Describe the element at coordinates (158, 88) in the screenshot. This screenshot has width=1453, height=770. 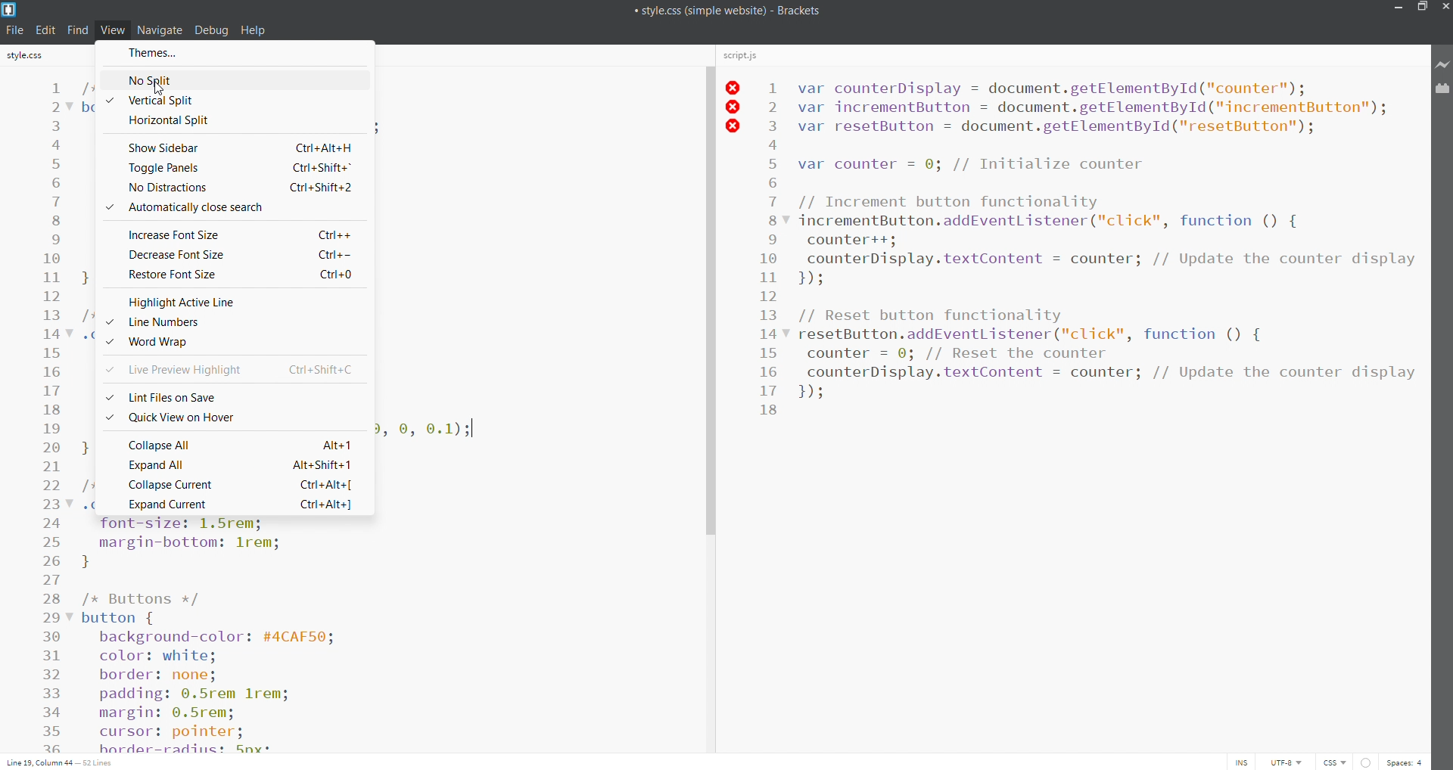
I see `Cursor` at that location.